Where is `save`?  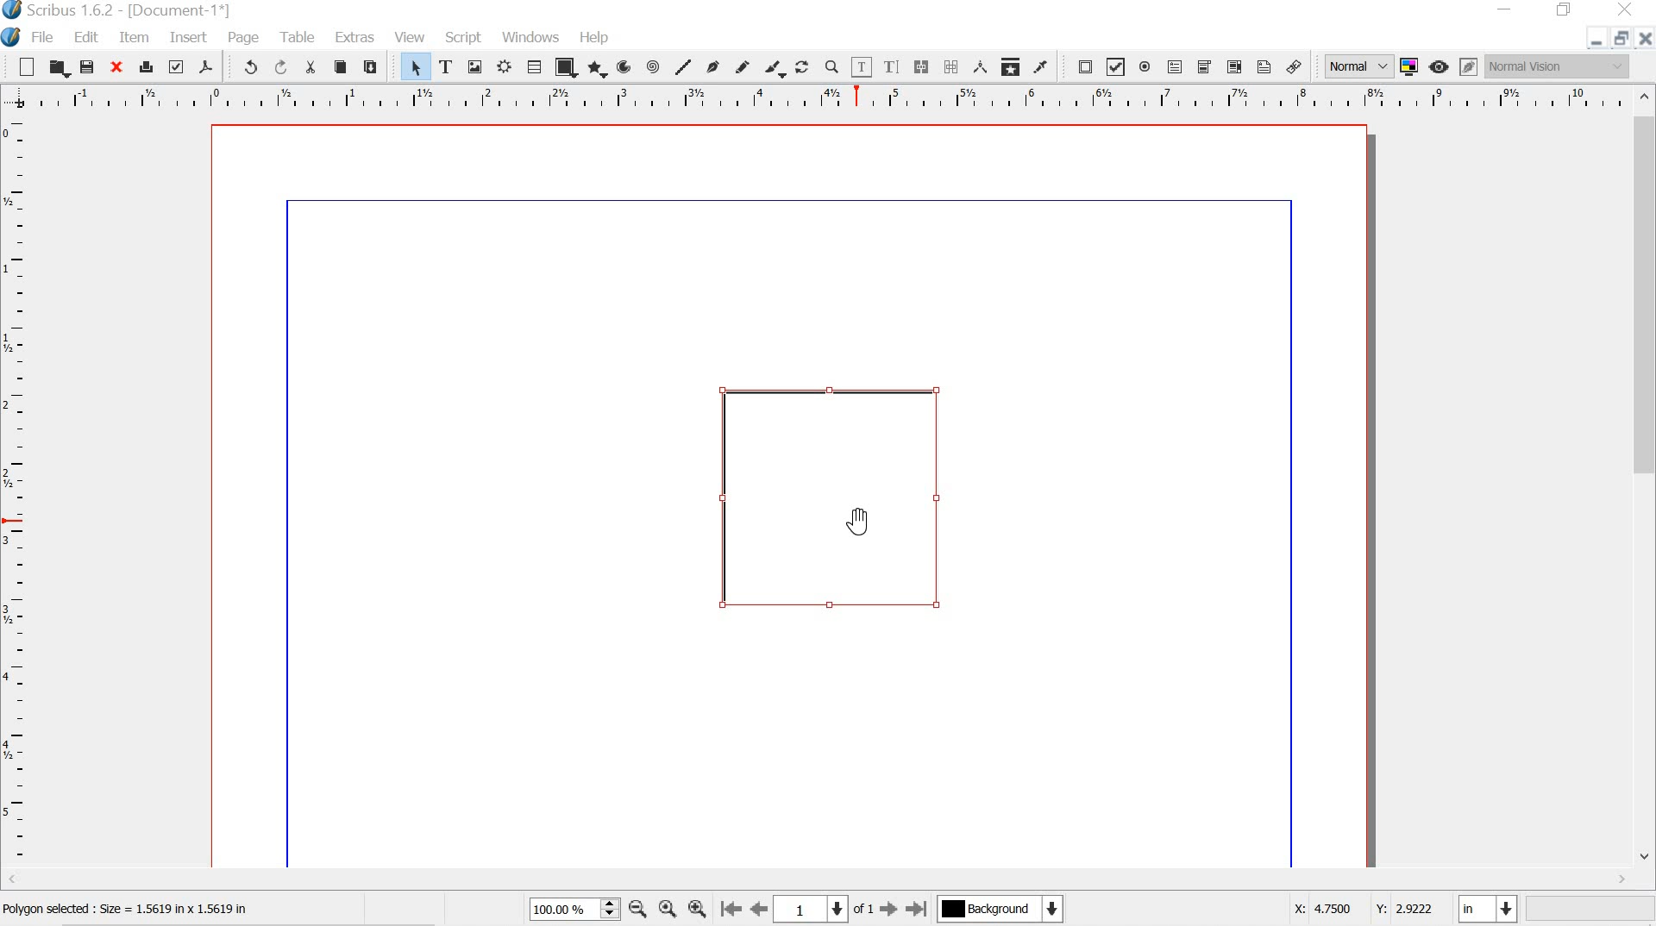 save is located at coordinates (89, 66).